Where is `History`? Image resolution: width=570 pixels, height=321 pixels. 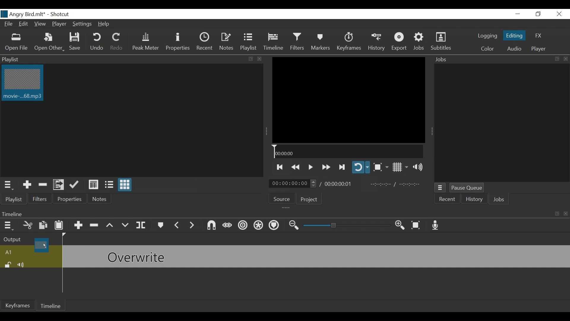
History is located at coordinates (376, 42).